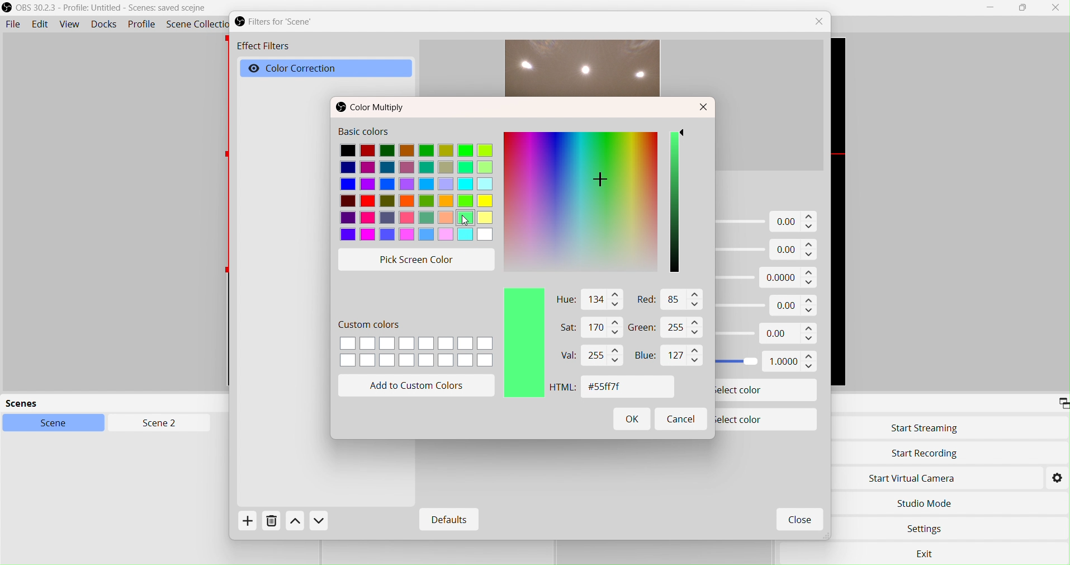  Describe the element at coordinates (704, 108) in the screenshot. I see `Close` at that location.